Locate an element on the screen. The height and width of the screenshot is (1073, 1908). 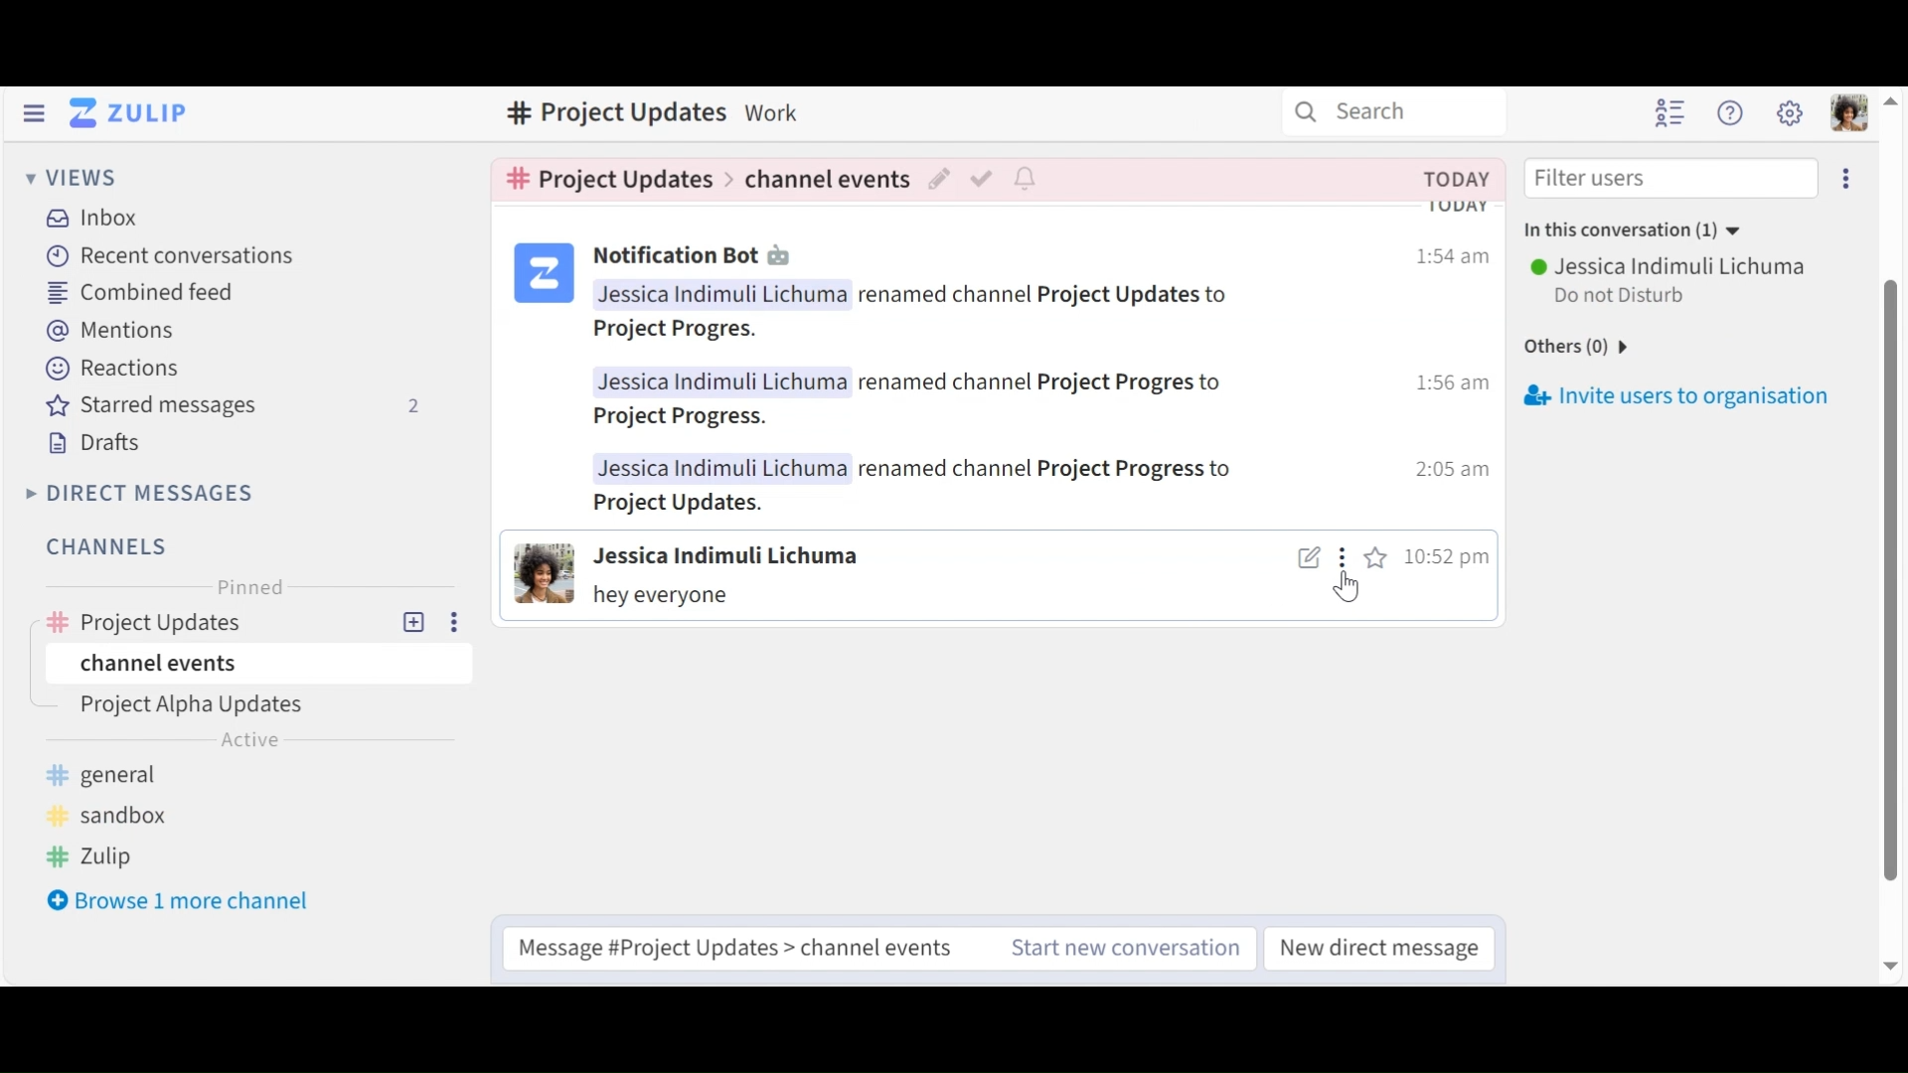
Combined feed is located at coordinates (139, 294).